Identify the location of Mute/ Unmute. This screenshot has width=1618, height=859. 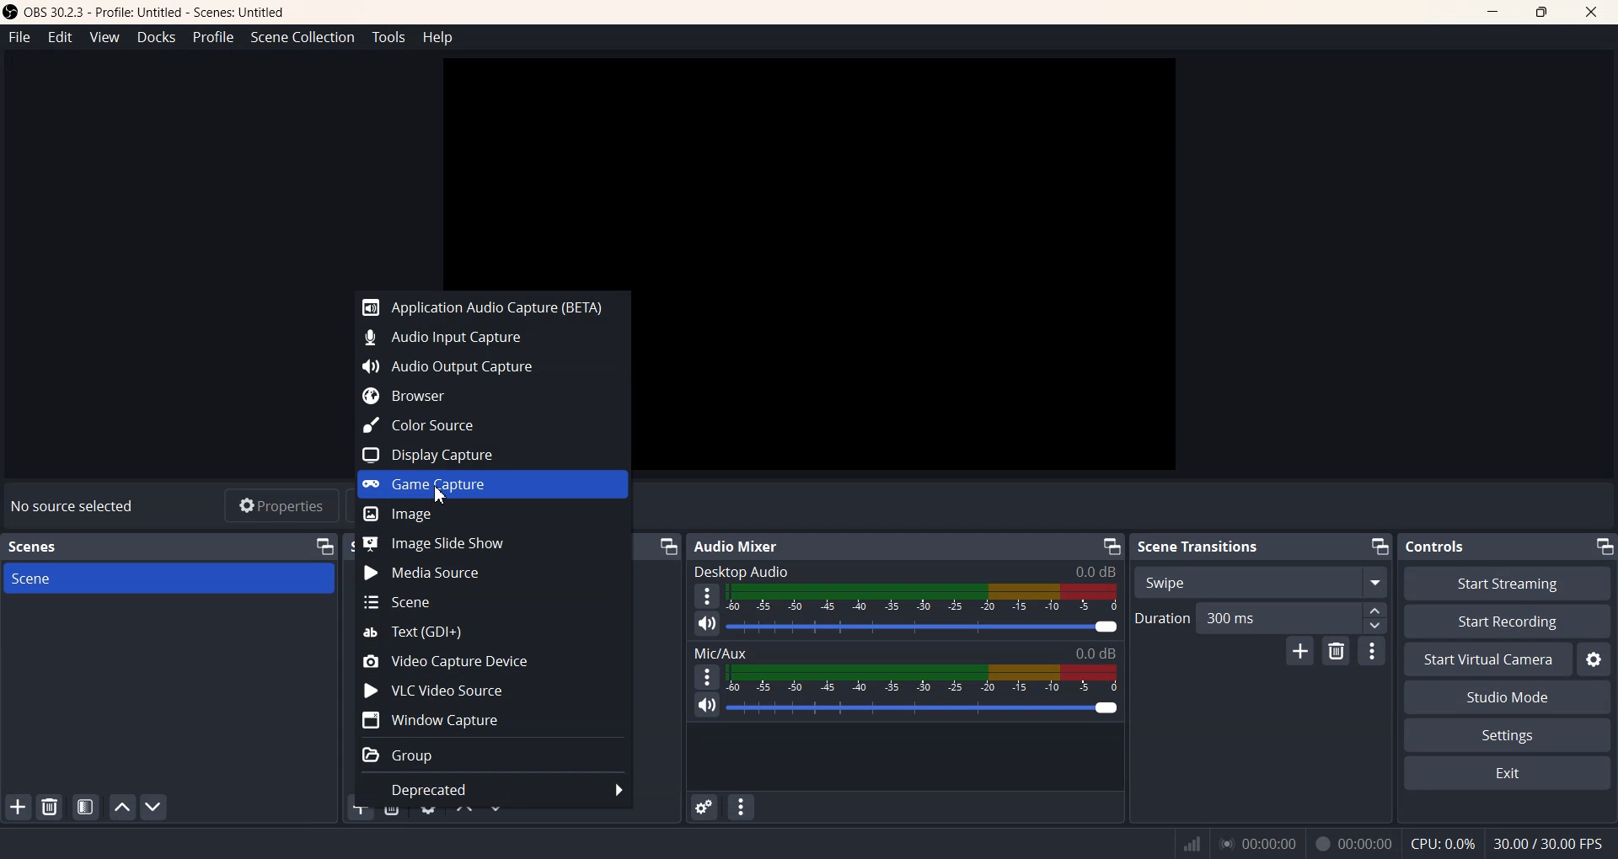
(707, 624).